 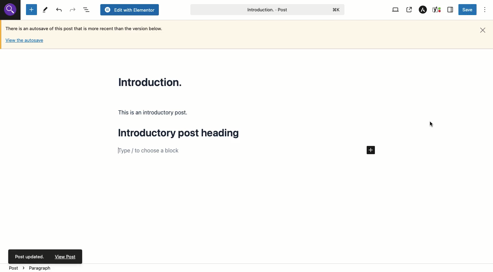 What do you see at coordinates (184, 134) in the screenshot?
I see `Introductory post heading` at bounding box center [184, 134].